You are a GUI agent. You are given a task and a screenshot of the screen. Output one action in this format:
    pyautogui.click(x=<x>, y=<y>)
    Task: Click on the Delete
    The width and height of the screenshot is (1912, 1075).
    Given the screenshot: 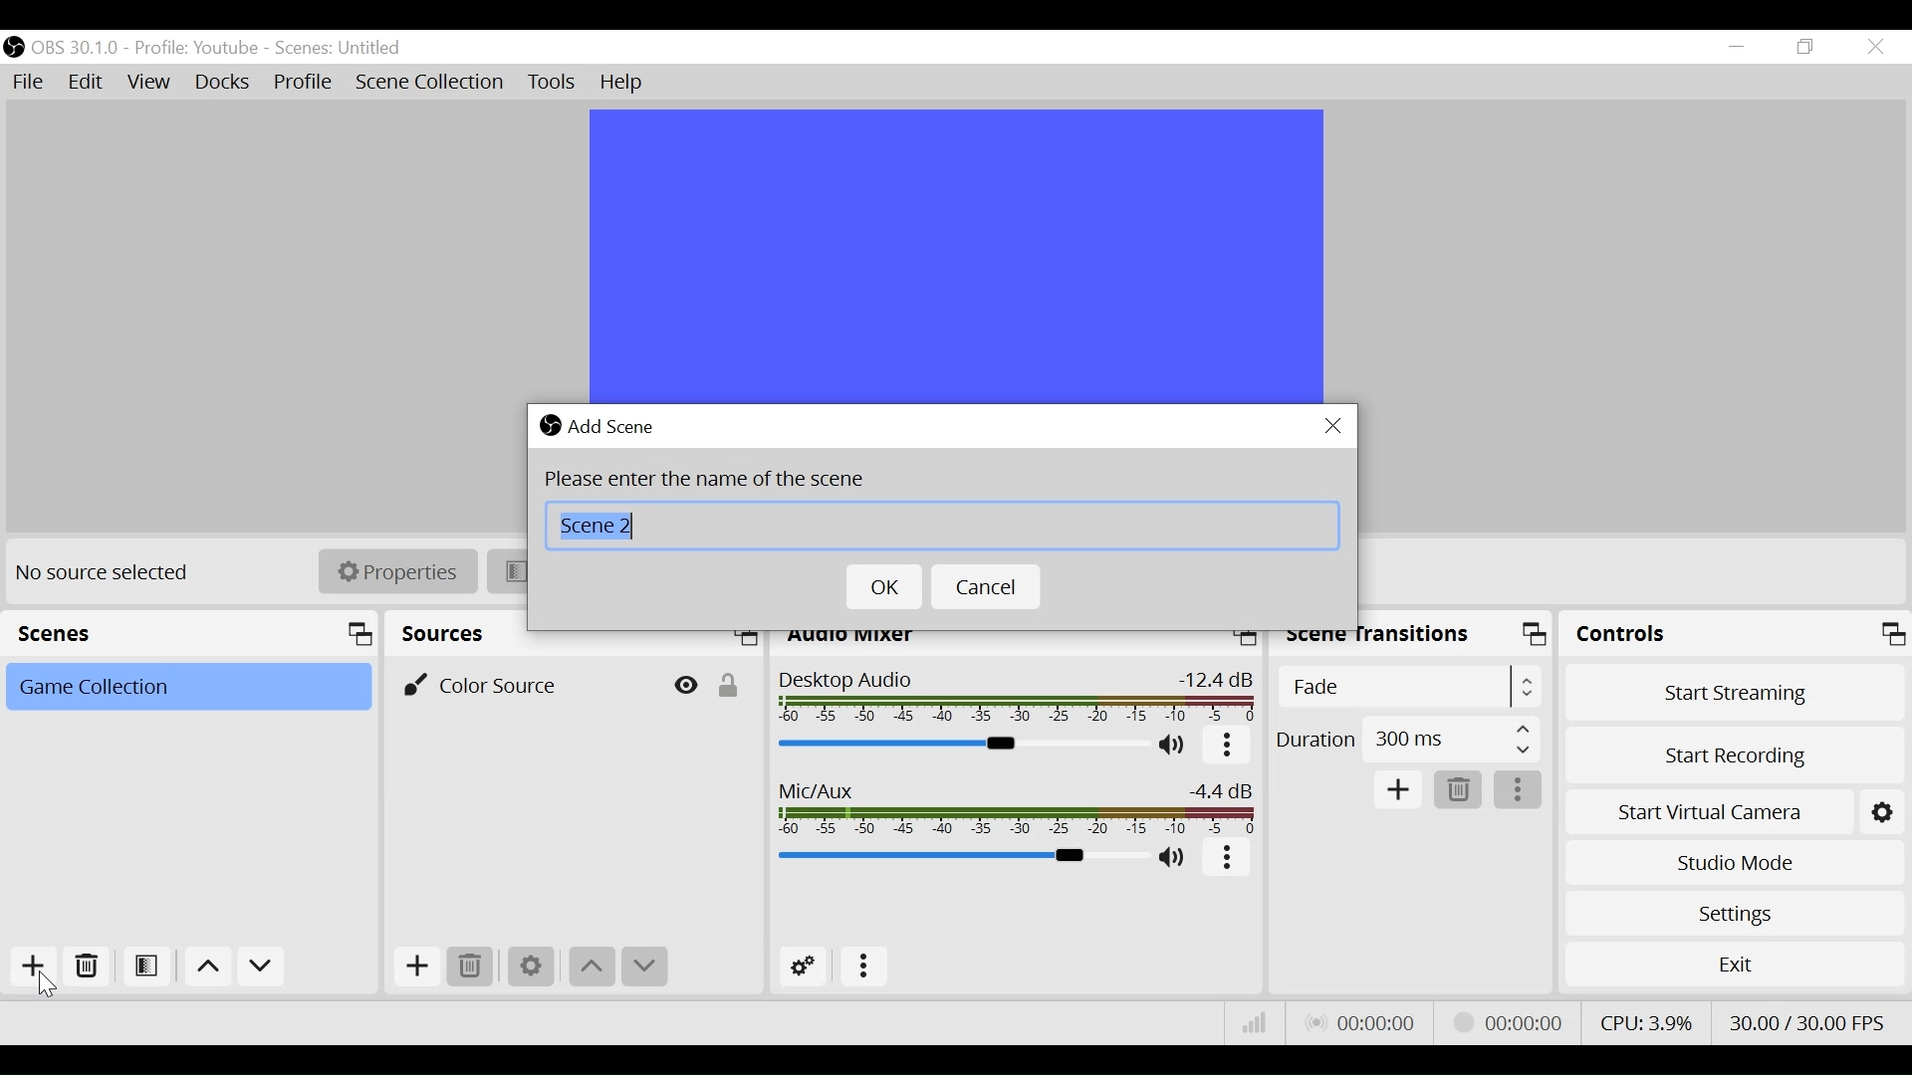 What is the action you would take?
    pyautogui.click(x=1459, y=790)
    